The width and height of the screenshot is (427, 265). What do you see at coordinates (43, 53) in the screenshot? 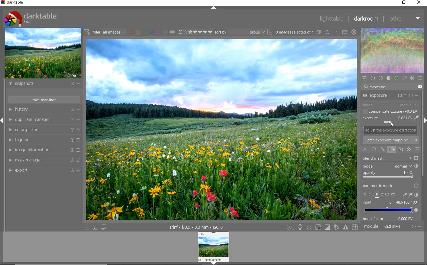
I see `image preview` at bounding box center [43, 53].